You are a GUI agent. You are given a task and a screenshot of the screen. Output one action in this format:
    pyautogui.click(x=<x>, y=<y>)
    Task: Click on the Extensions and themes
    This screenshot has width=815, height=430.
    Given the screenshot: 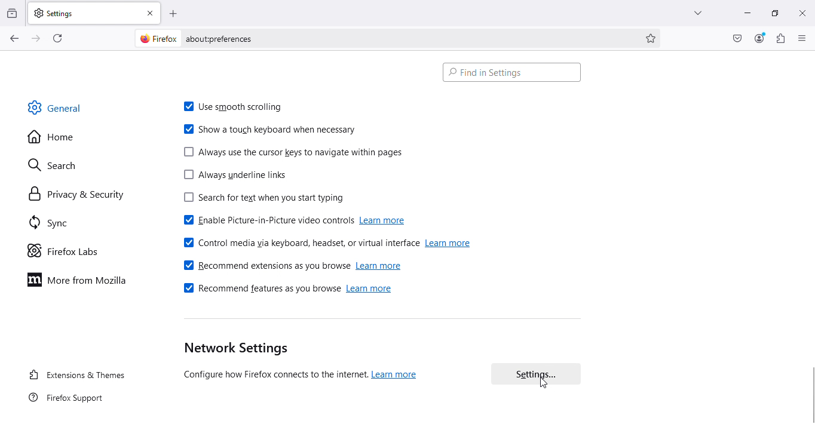 What is the action you would take?
    pyautogui.click(x=77, y=376)
    